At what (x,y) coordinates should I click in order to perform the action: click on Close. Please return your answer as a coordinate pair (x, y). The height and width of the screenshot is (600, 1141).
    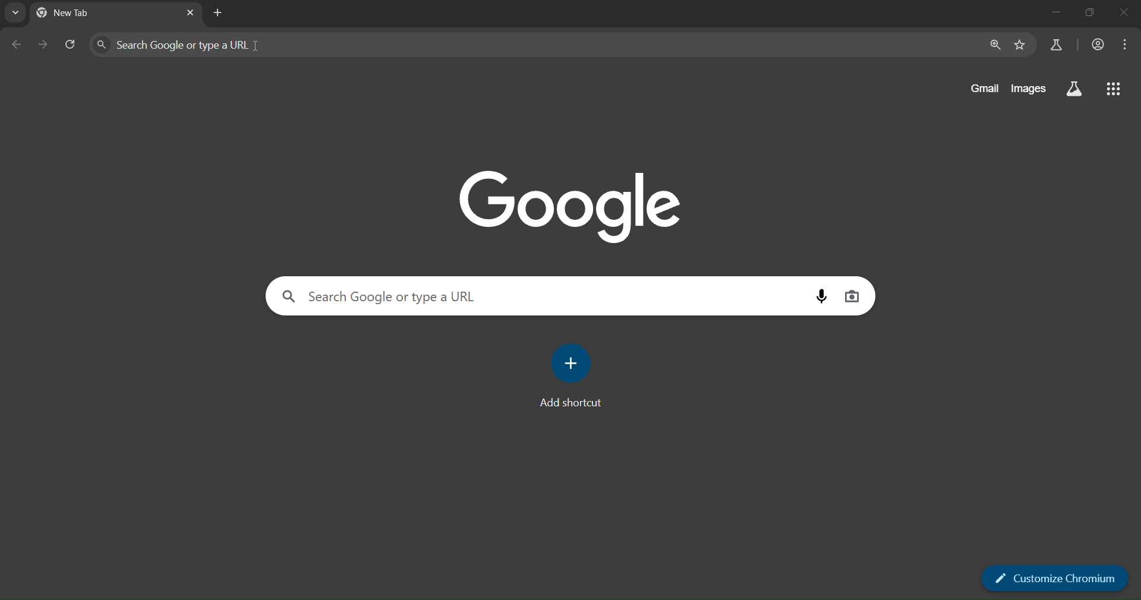
    Looking at the image, I should click on (1126, 13).